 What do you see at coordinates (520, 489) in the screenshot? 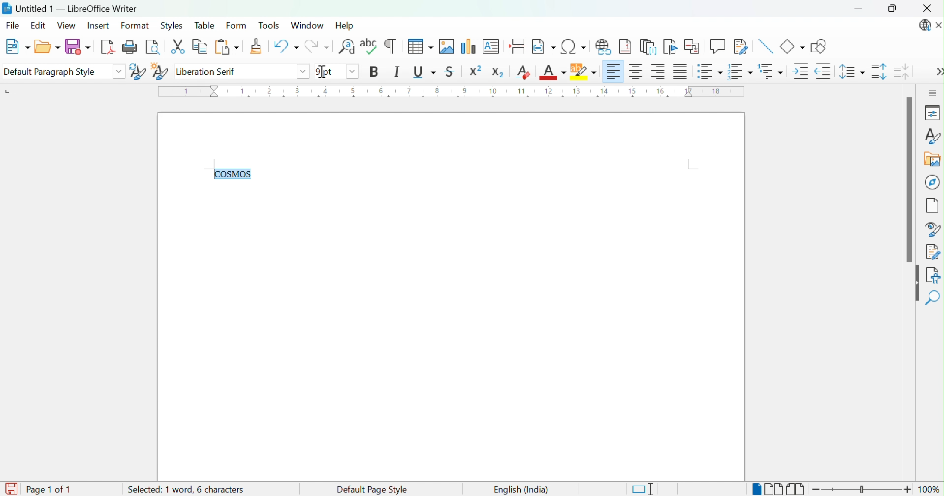
I see `English (India)` at bounding box center [520, 489].